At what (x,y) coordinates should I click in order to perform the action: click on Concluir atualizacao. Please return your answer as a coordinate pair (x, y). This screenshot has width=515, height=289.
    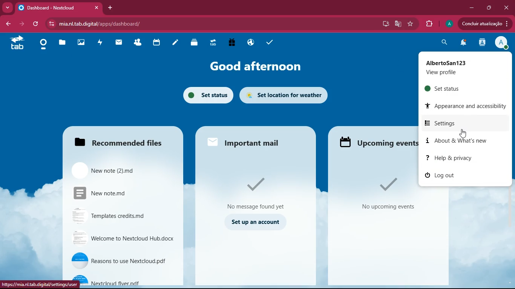
    Looking at the image, I should click on (486, 24).